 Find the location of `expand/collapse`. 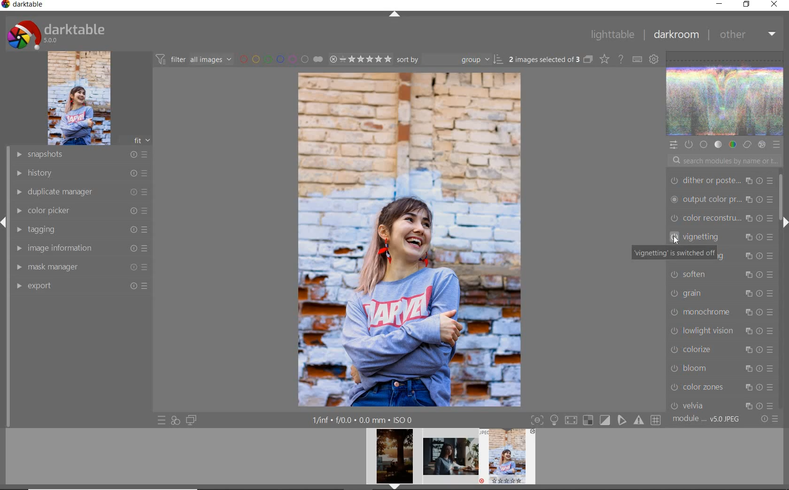

expand/collapse is located at coordinates (783, 222).